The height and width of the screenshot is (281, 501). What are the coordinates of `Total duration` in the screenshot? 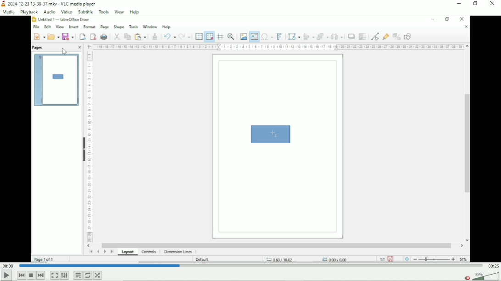 It's located at (493, 265).